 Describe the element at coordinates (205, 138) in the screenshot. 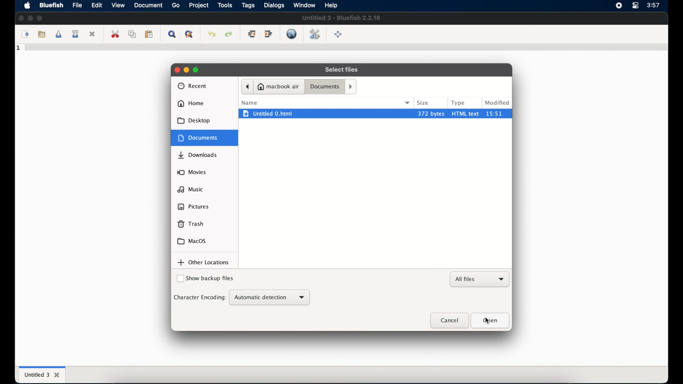

I see `documents  highlighted` at that location.